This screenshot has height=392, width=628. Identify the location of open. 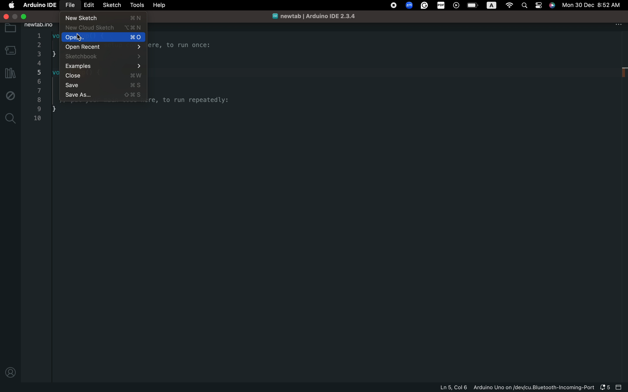
(103, 37).